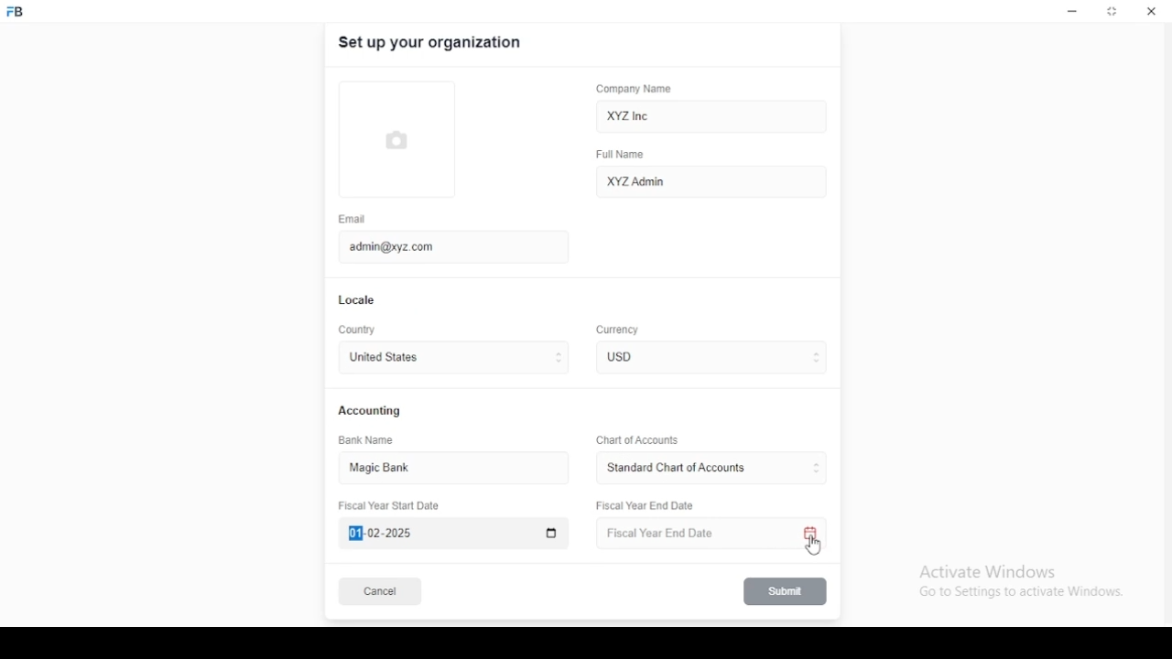  Describe the element at coordinates (646, 505) in the screenshot. I see `Fiscal Year End Date` at that location.